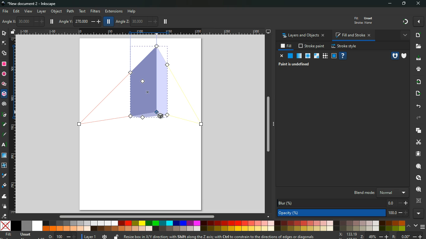 Image resolution: width=426 pixels, height=239 pixels. What do you see at coordinates (417, 106) in the screenshot?
I see `back` at bounding box center [417, 106].